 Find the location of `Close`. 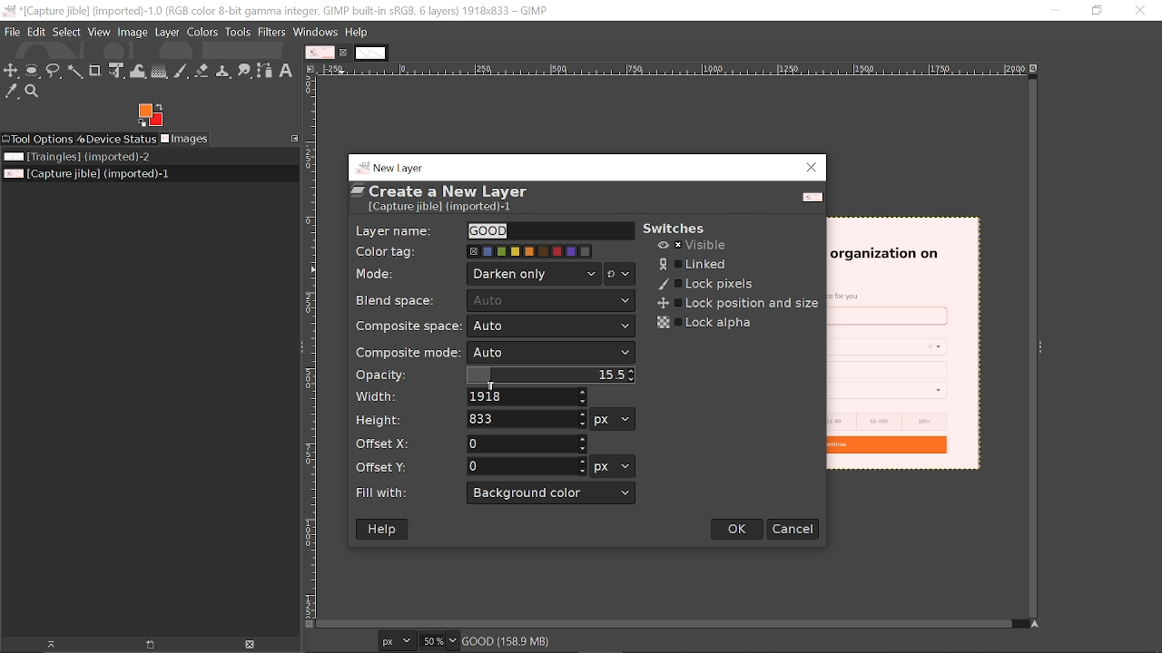

Close is located at coordinates (812, 168).